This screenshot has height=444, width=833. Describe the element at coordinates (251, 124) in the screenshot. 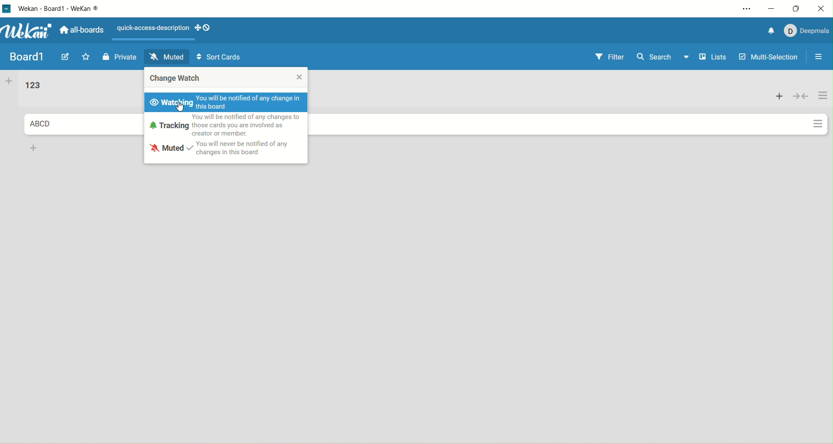

I see `‘You will be notified of any changes toJ those cards you are involved as‘creator or member. ` at that location.